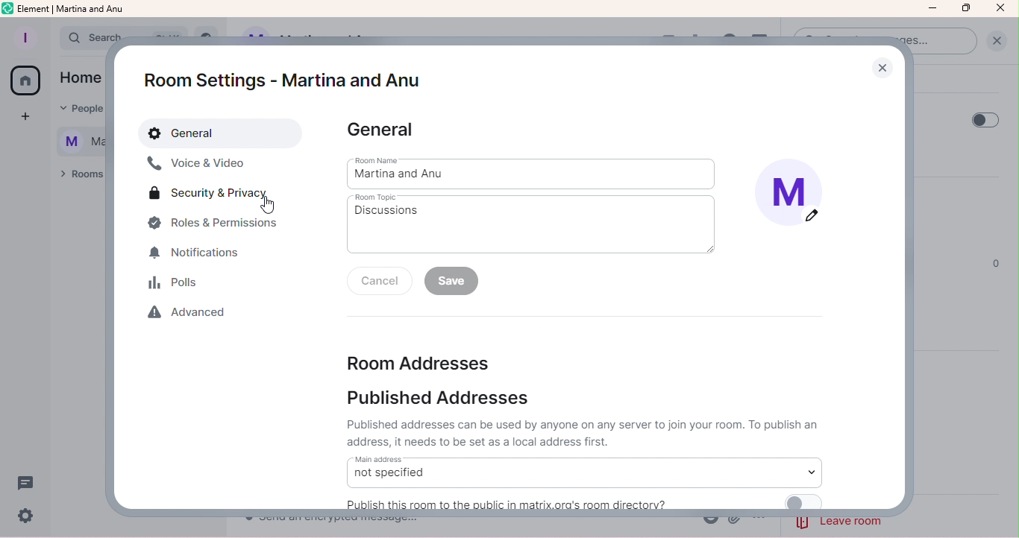 The height and width of the screenshot is (538, 1019). What do you see at coordinates (24, 39) in the screenshot?
I see `Profile` at bounding box center [24, 39].